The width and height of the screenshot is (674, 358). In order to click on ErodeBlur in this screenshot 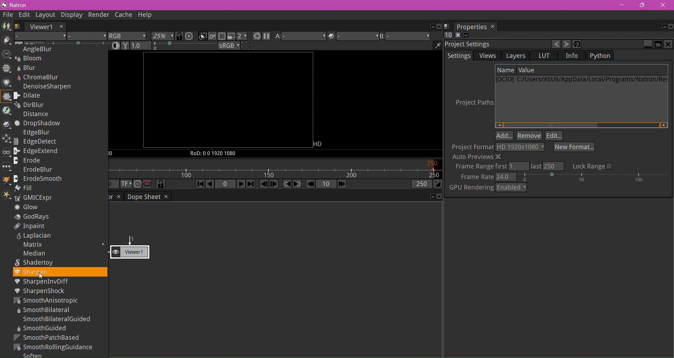, I will do `click(34, 169)`.